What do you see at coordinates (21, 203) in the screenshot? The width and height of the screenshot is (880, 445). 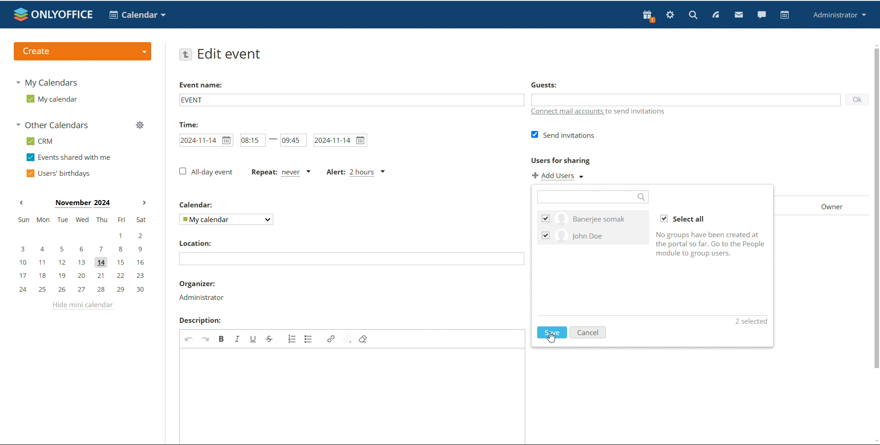 I see `previous month` at bounding box center [21, 203].